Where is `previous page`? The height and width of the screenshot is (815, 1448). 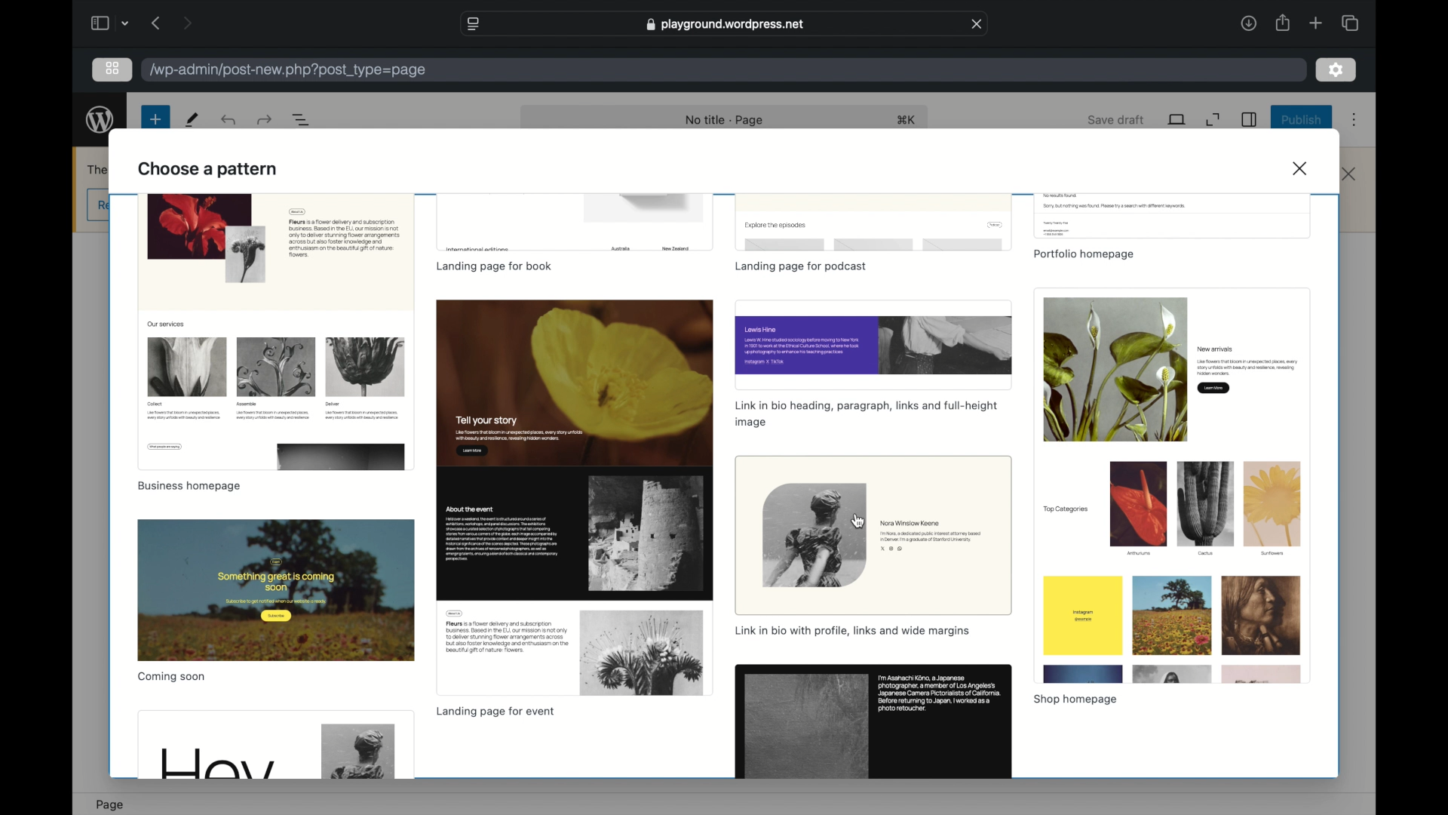 previous page is located at coordinates (157, 23).